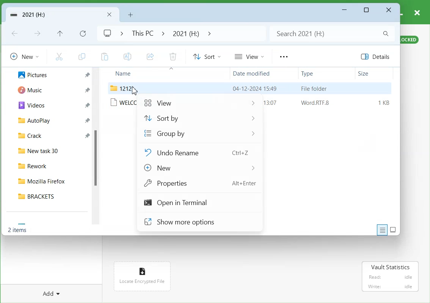  Describe the element at coordinates (86, 120) in the screenshot. I see `Pin a file` at that location.